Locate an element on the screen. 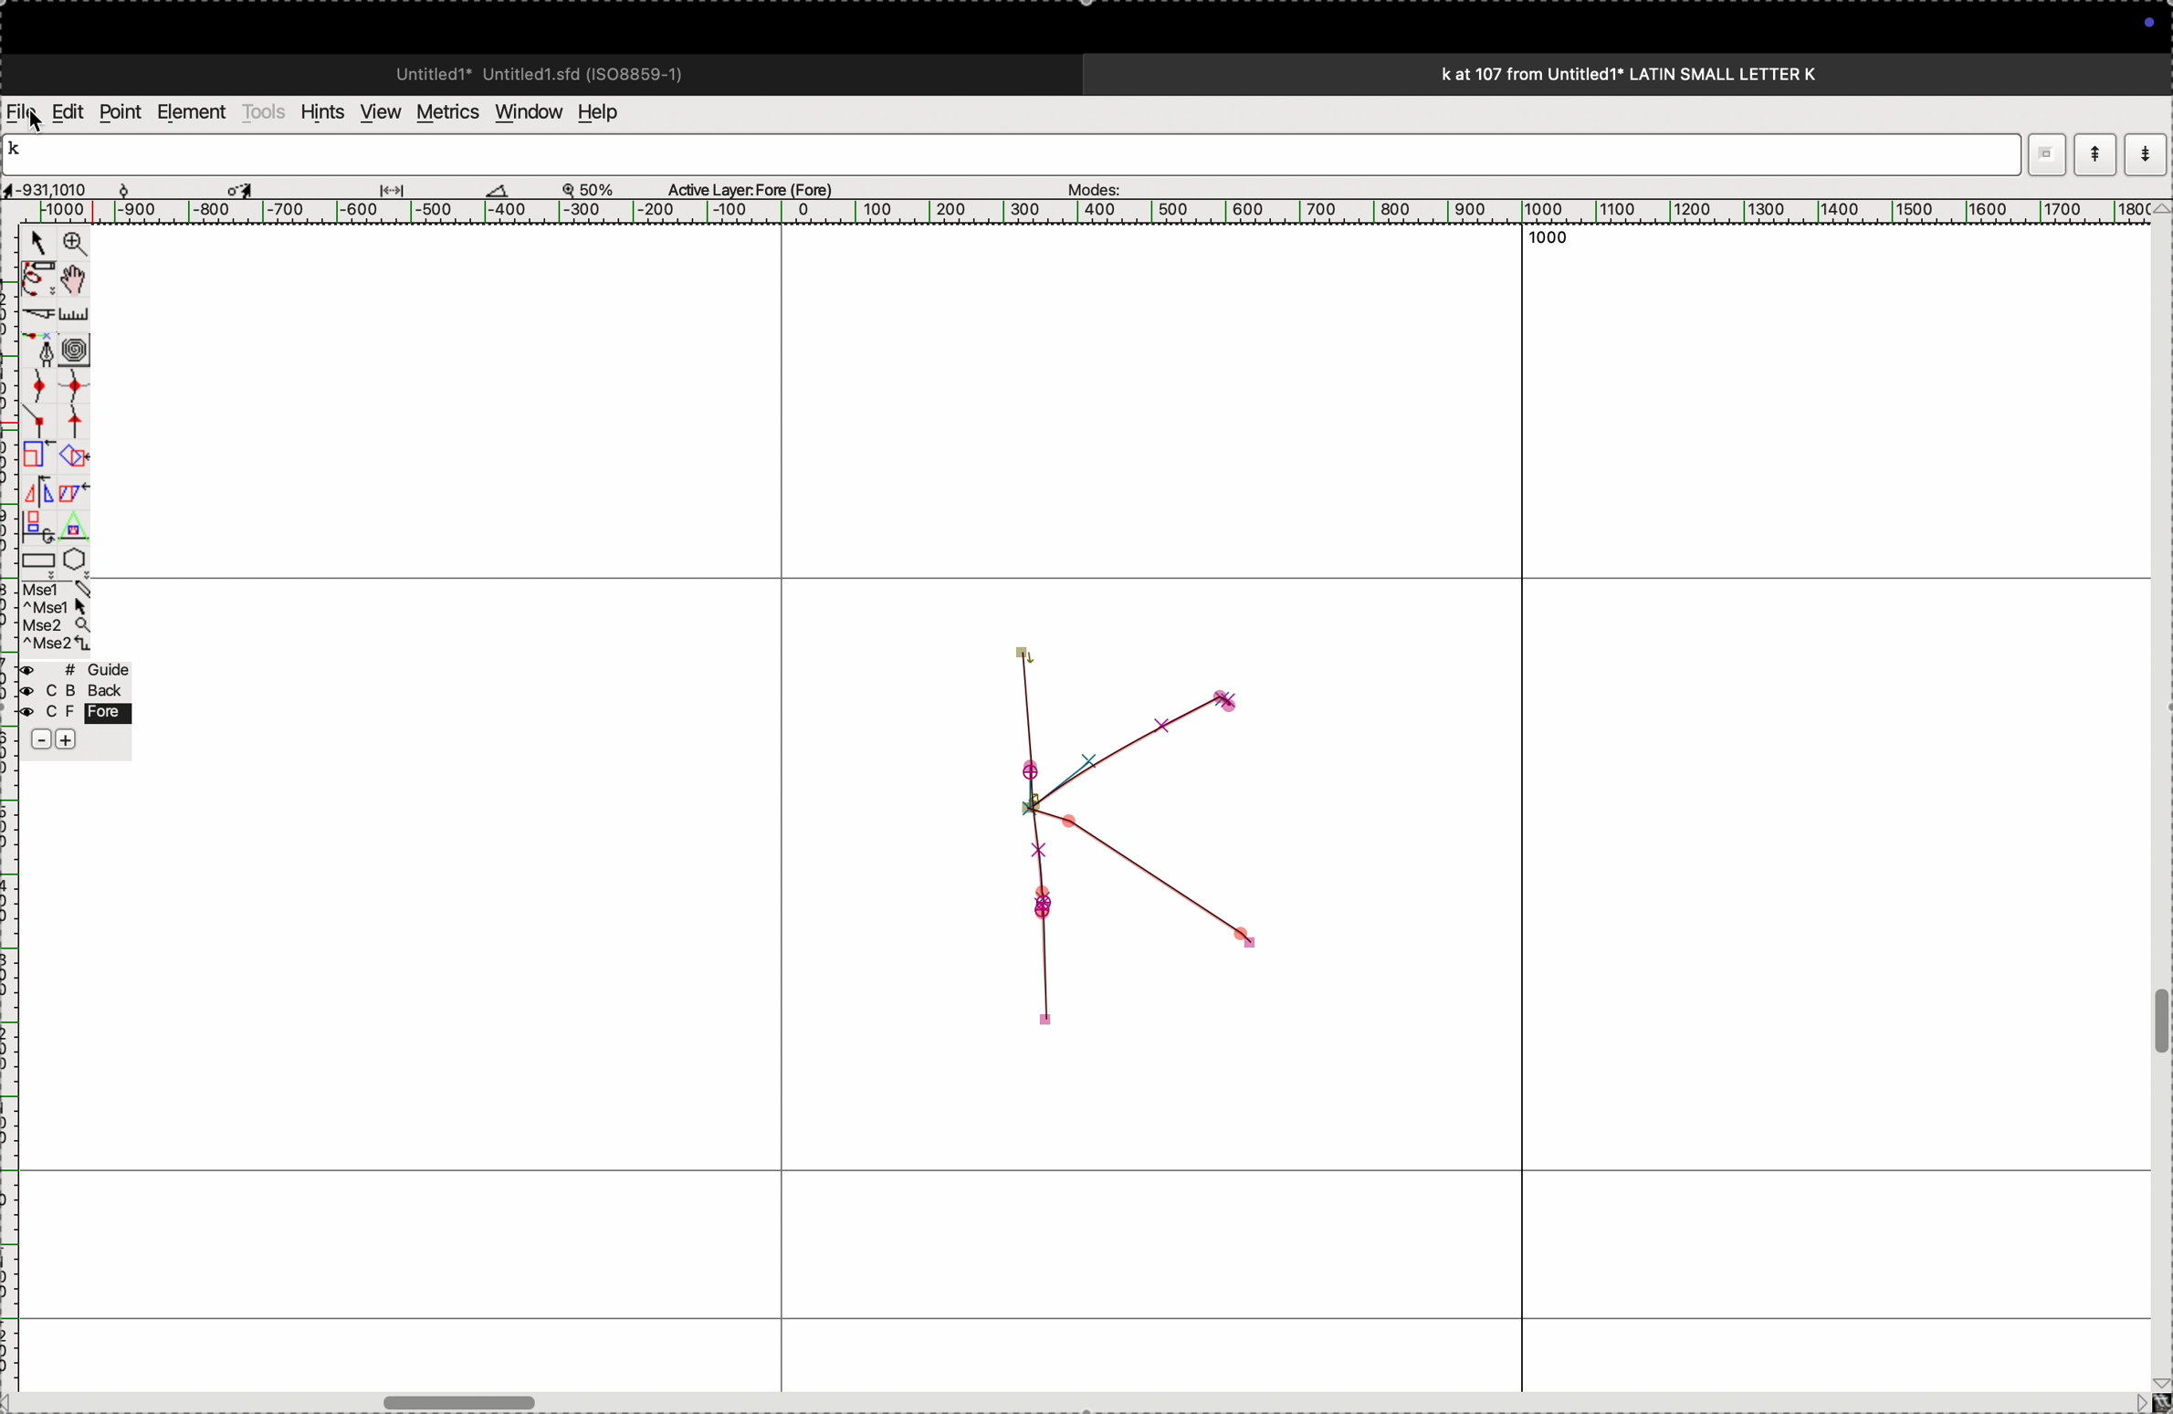 This screenshot has height=1414, width=2173. point is located at coordinates (120, 112).